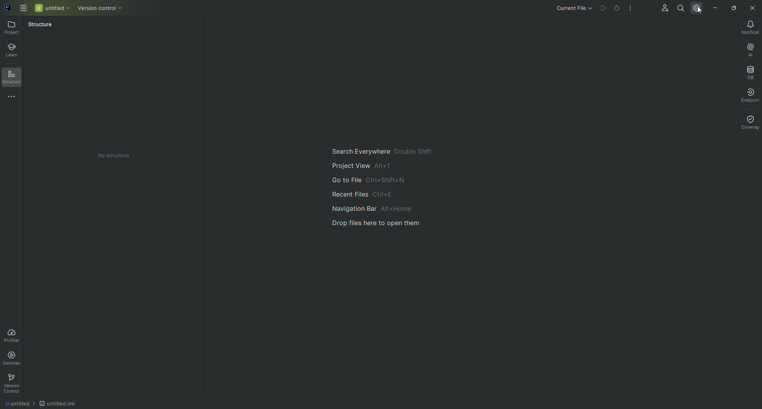  What do you see at coordinates (118, 157) in the screenshot?
I see `No structure` at bounding box center [118, 157].